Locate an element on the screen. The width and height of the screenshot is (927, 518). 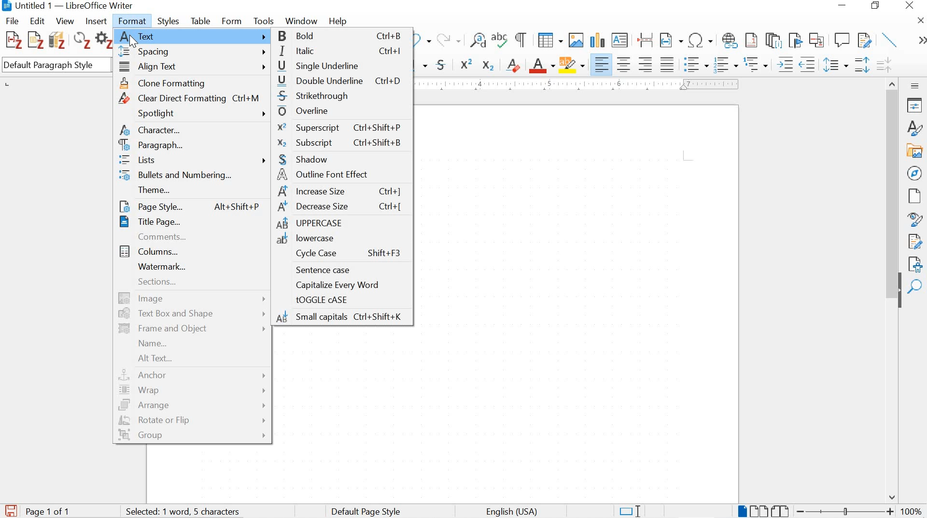
clear direct formatting  Ctrl+M is located at coordinates (194, 97).